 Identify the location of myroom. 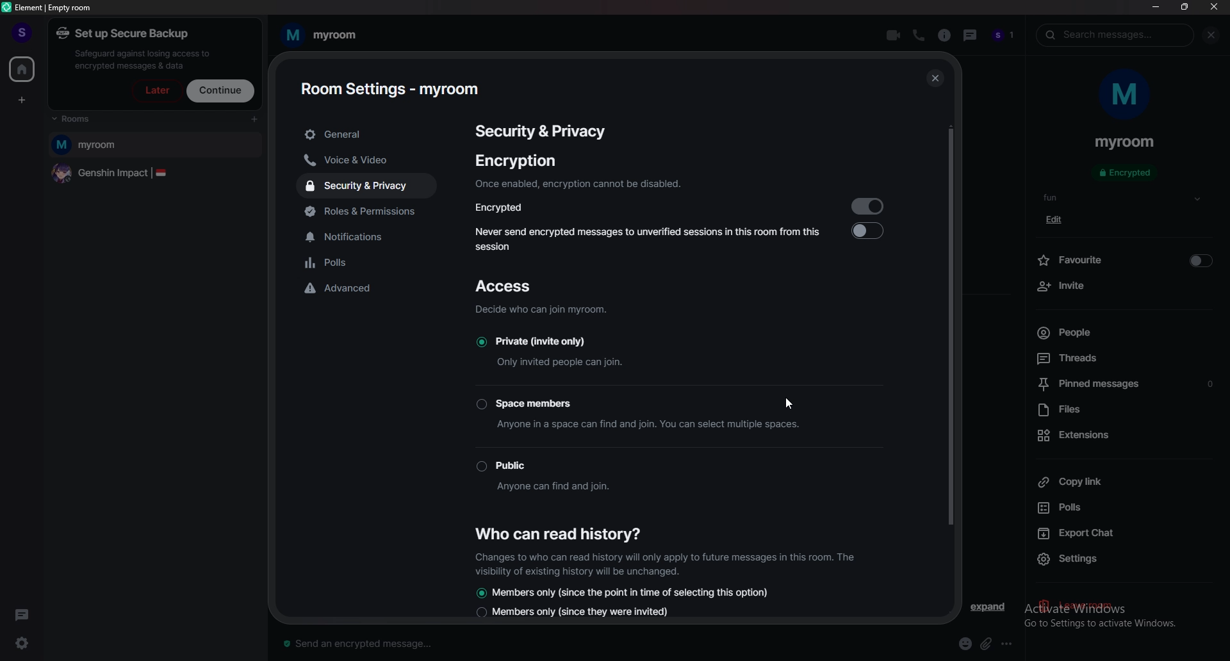
(156, 145).